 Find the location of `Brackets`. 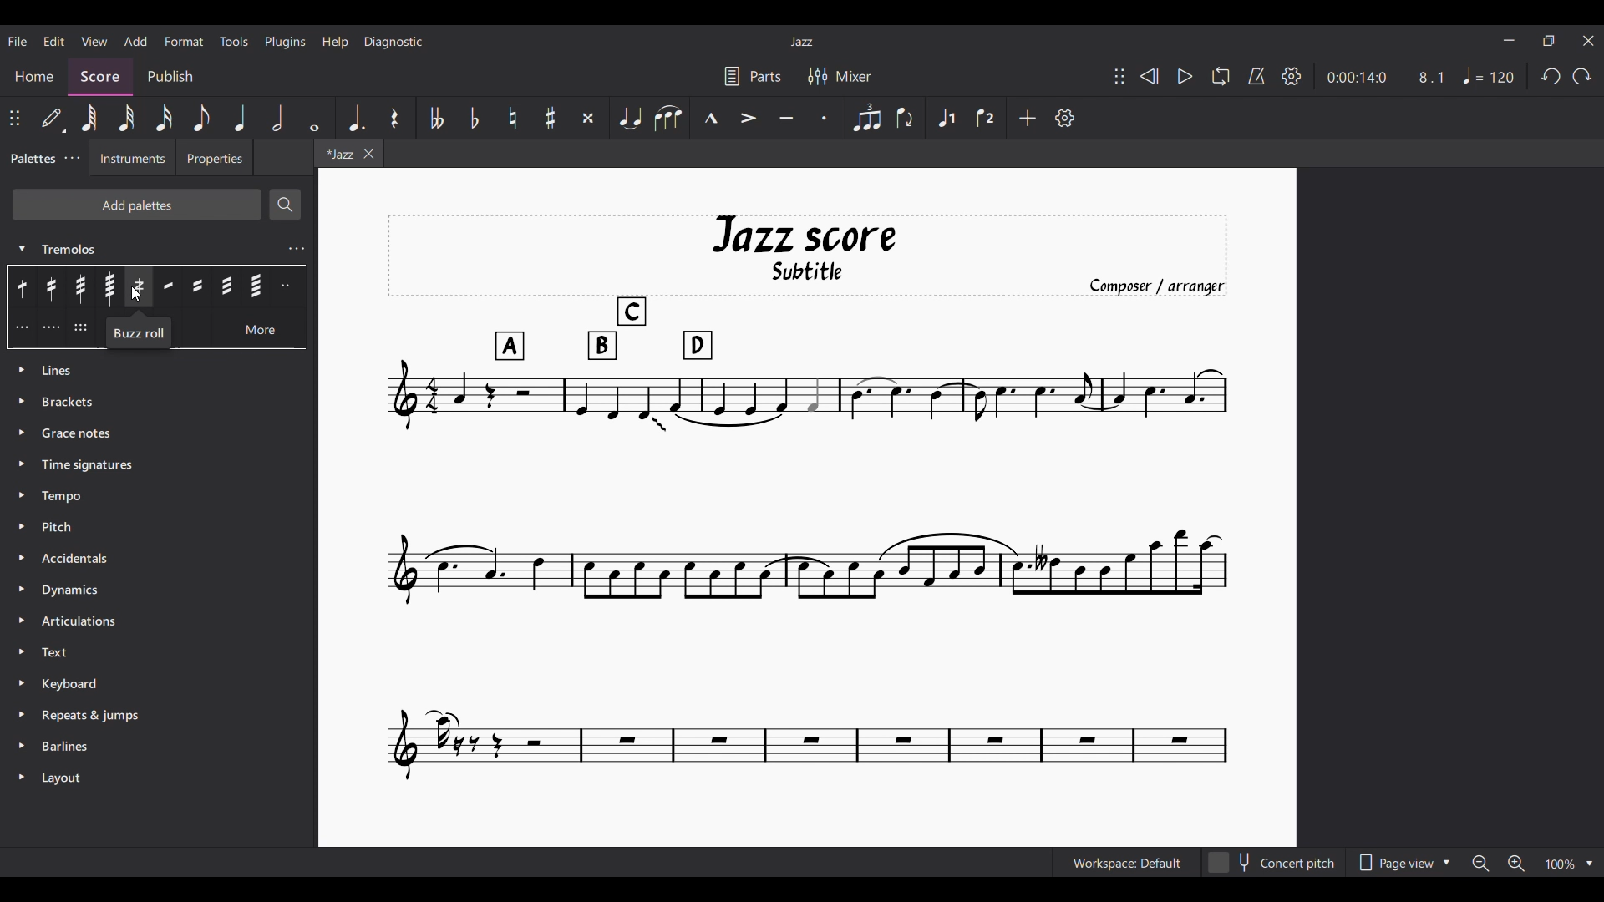

Brackets is located at coordinates (158, 402).